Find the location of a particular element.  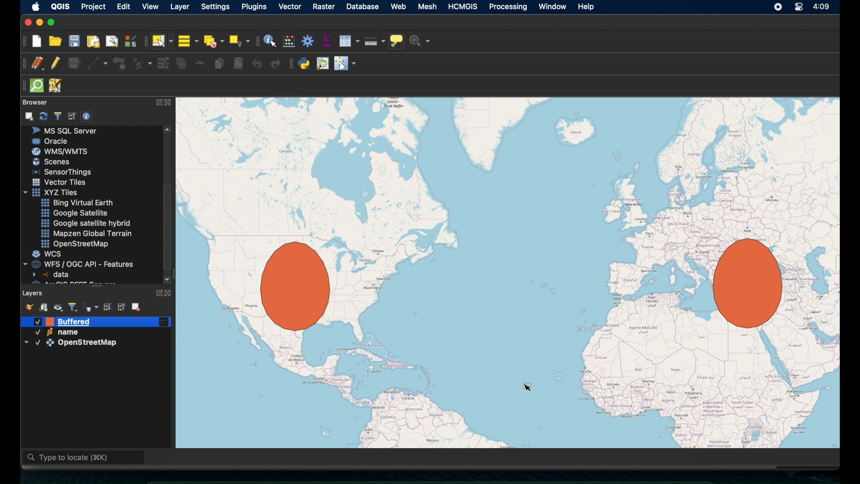

bing virtual earth is located at coordinates (76, 203).